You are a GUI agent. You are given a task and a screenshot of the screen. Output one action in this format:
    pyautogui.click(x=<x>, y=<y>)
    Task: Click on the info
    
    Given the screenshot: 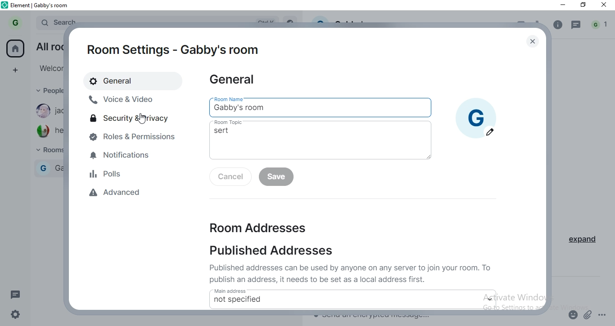 What is the action you would take?
    pyautogui.click(x=557, y=25)
    